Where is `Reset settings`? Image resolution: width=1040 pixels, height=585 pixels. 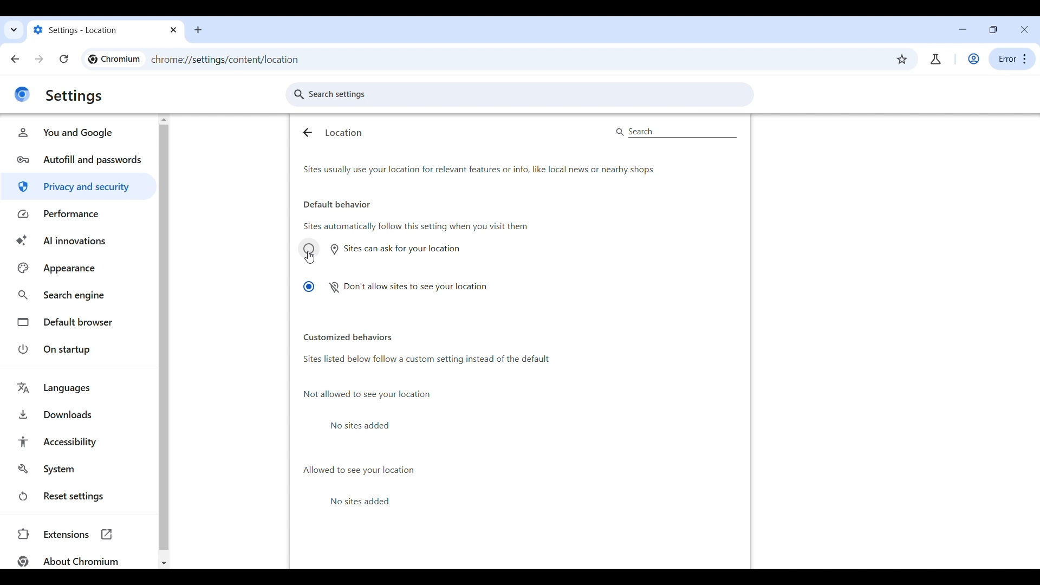
Reset settings is located at coordinates (77, 496).